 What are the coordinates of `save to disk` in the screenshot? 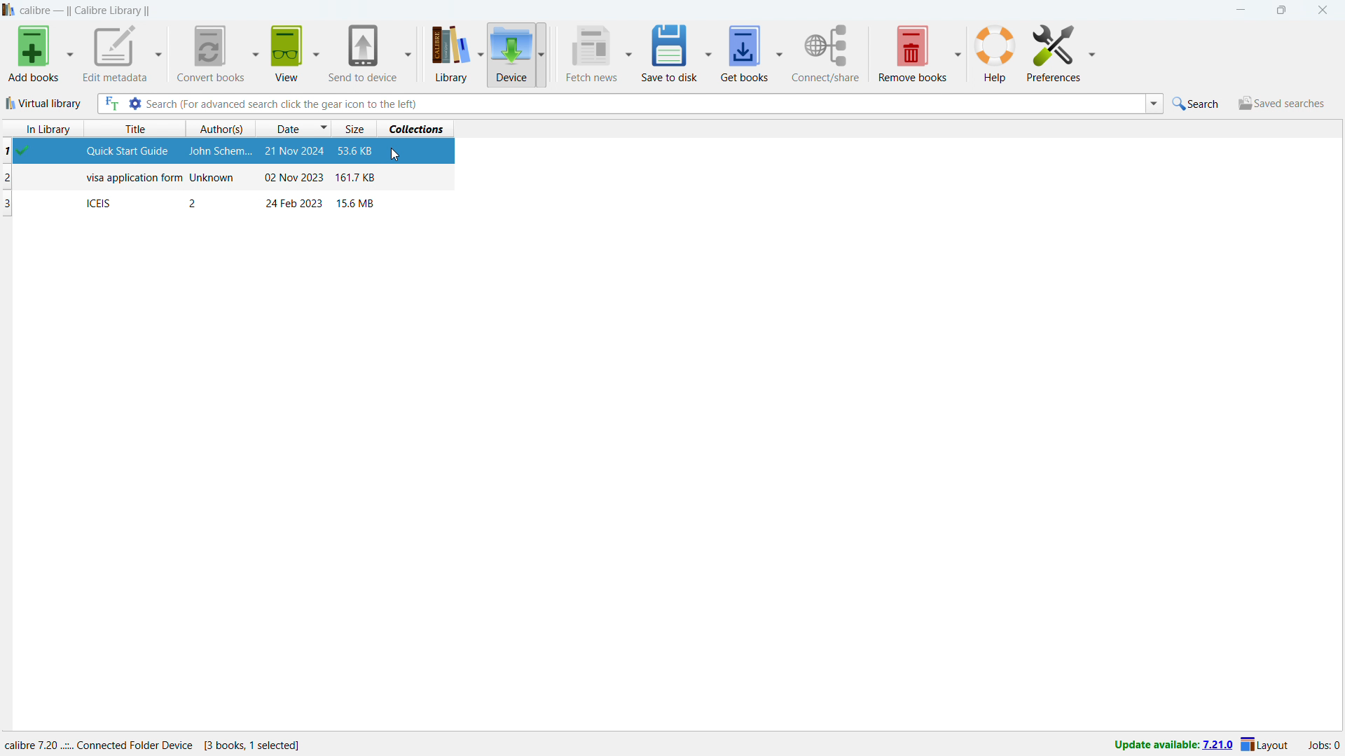 It's located at (668, 52).